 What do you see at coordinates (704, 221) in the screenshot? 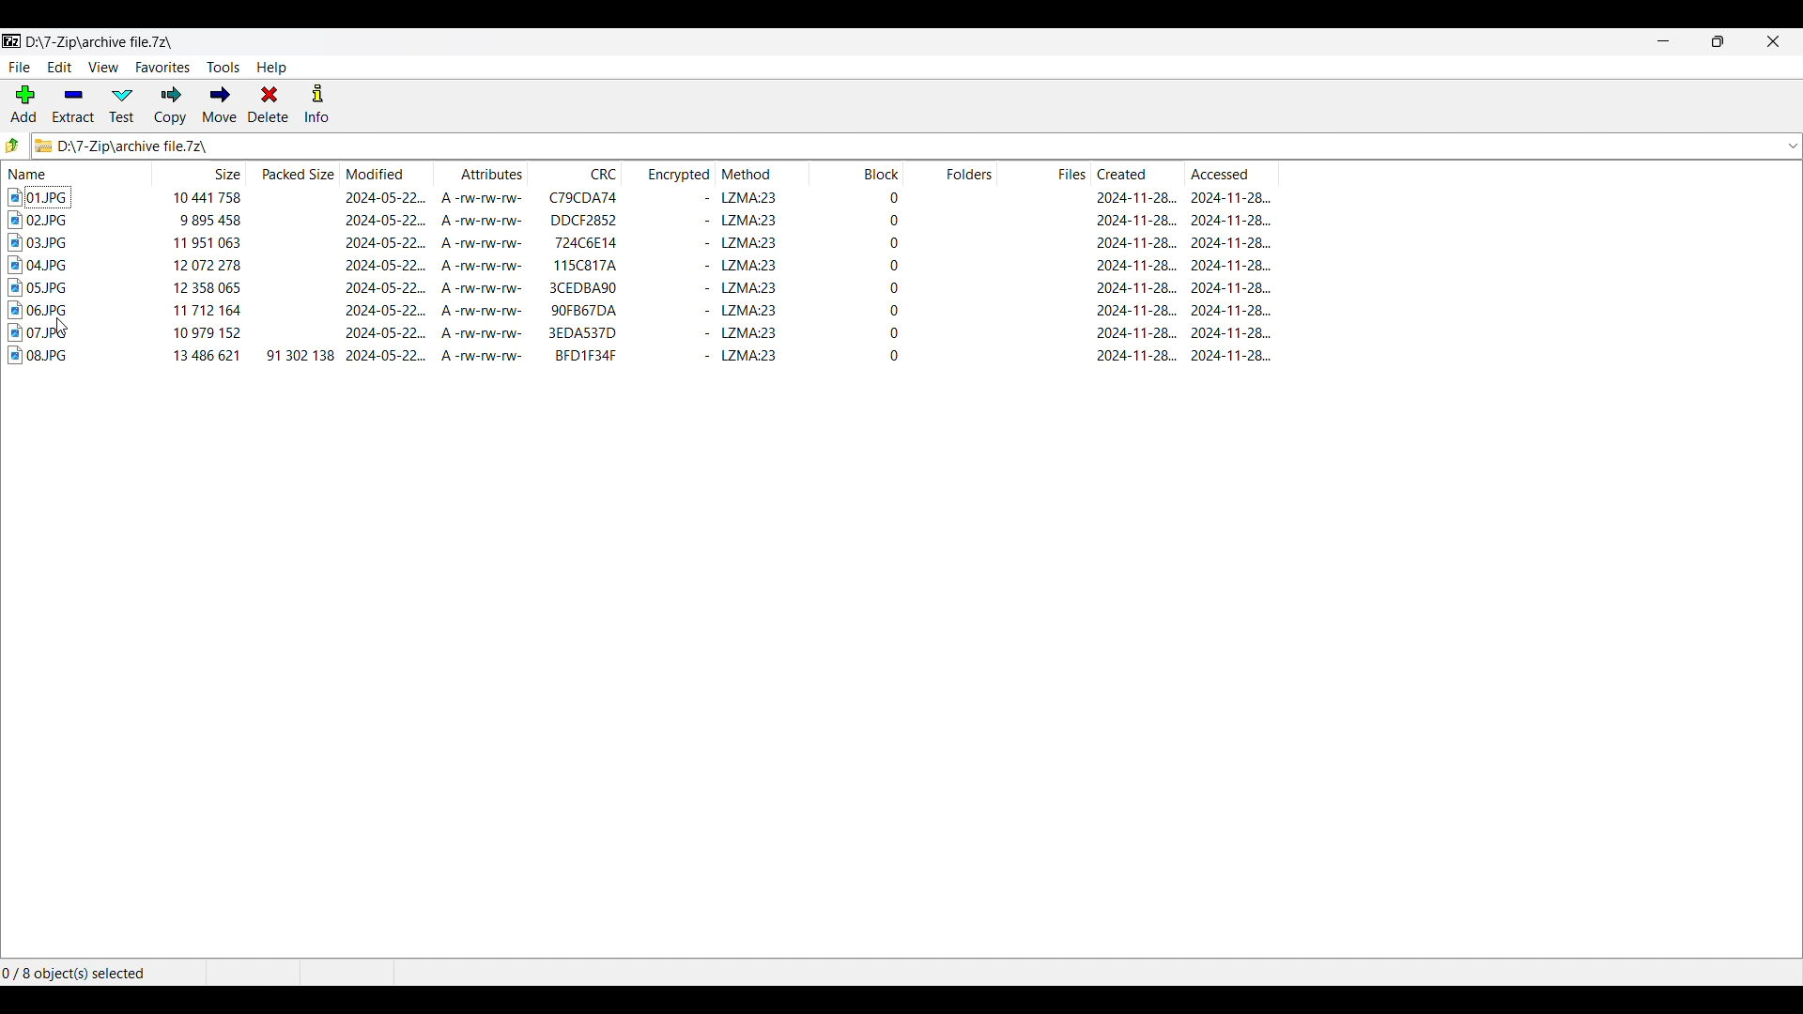
I see `encrypted status` at bounding box center [704, 221].